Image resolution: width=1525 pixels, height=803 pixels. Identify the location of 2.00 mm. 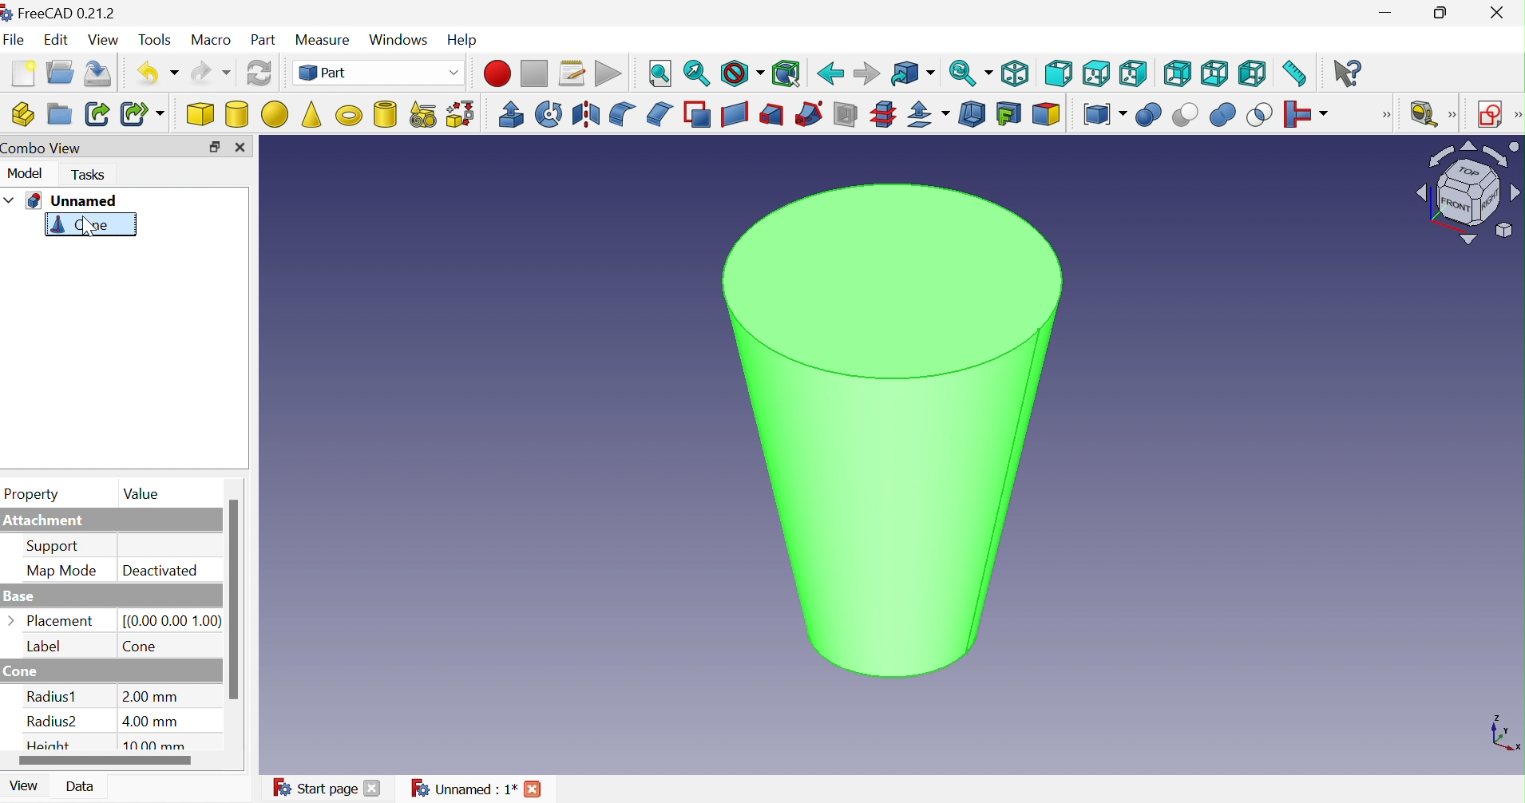
(151, 696).